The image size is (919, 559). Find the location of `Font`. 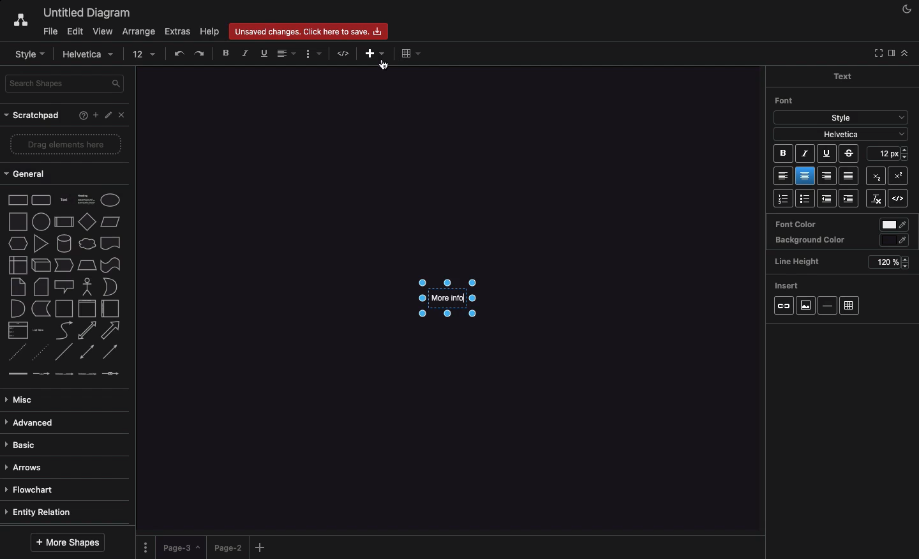

Font is located at coordinates (785, 100).